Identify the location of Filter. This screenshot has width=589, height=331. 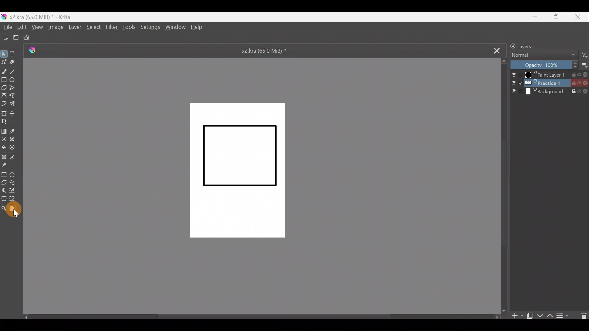
(111, 28).